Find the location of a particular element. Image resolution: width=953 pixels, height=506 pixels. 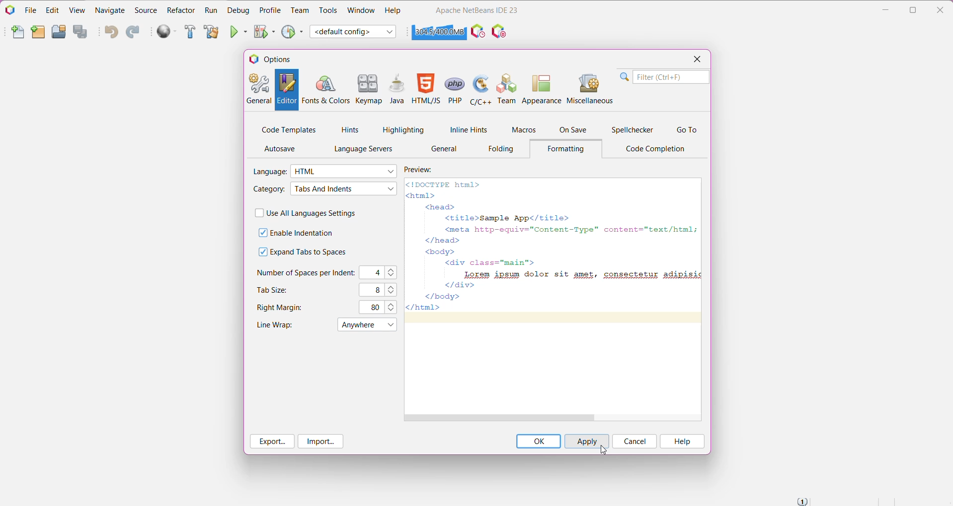

New Project is located at coordinates (38, 33).